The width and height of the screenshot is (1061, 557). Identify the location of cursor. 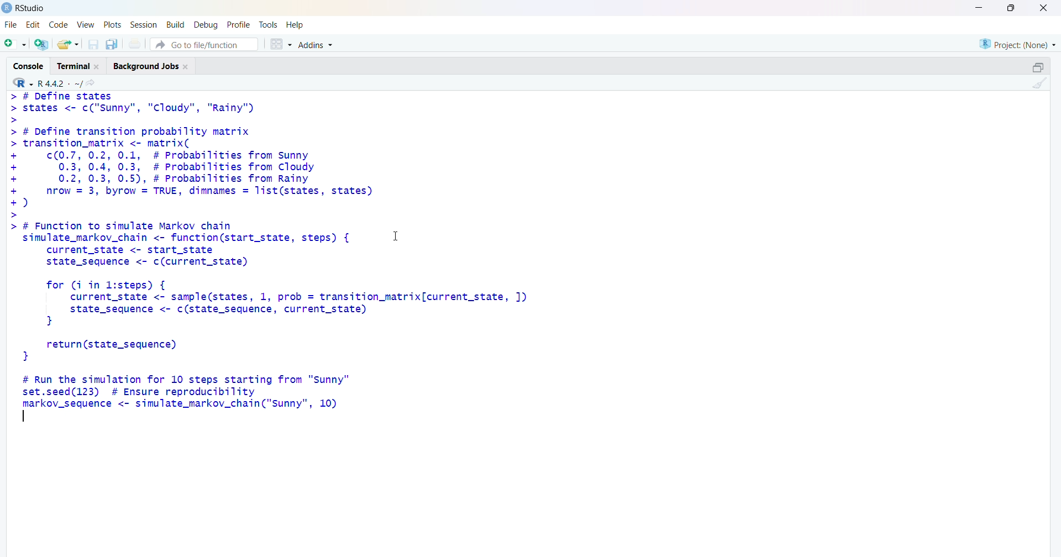
(400, 239).